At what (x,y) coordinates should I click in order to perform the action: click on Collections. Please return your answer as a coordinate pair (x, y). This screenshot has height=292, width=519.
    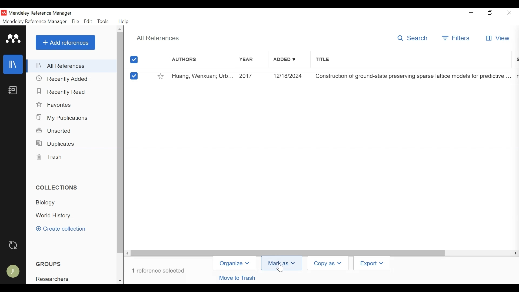
    Looking at the image, I should click on (57, 187).